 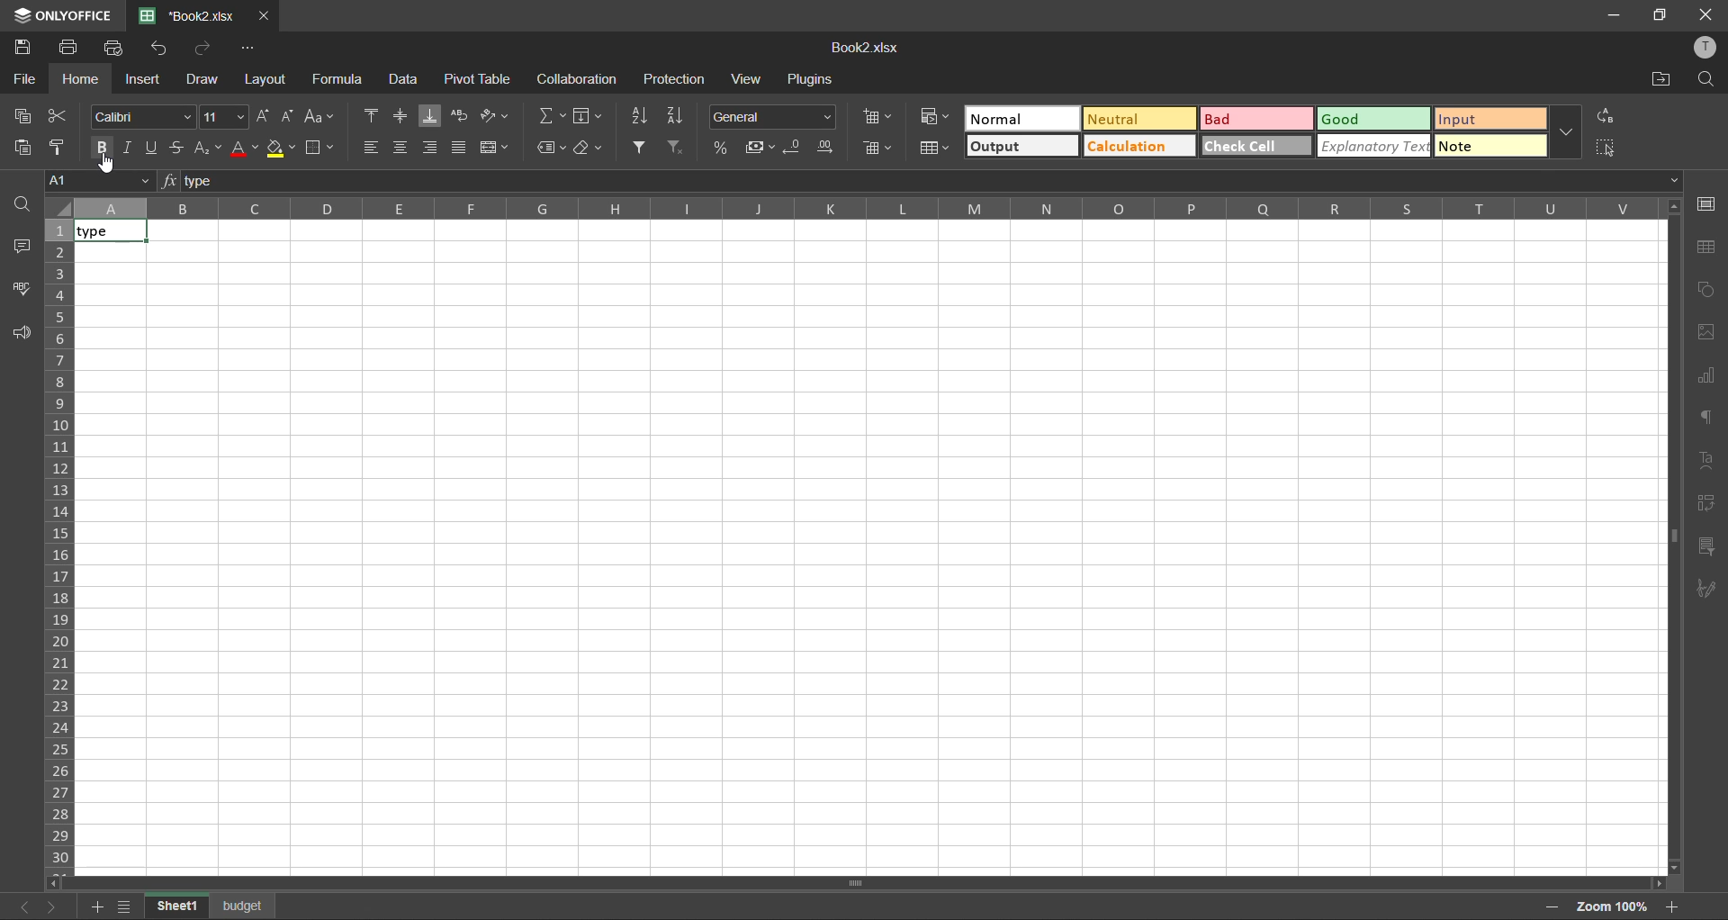 I want to click on conditional formatting, so click(x=934, y=117).